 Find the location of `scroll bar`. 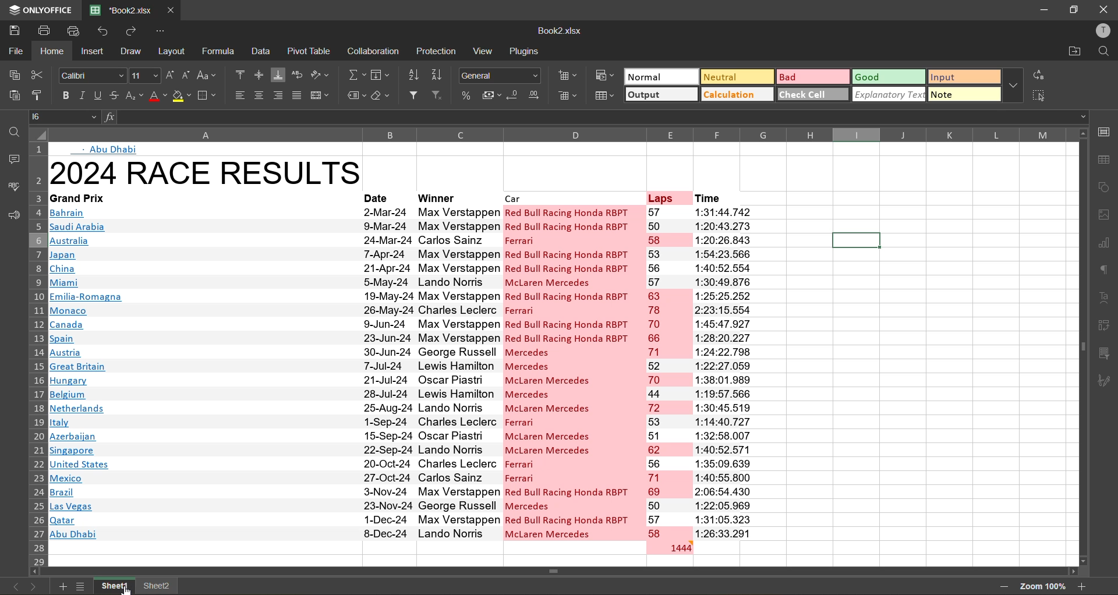

scroll bar is located at coordinates (579, 571).